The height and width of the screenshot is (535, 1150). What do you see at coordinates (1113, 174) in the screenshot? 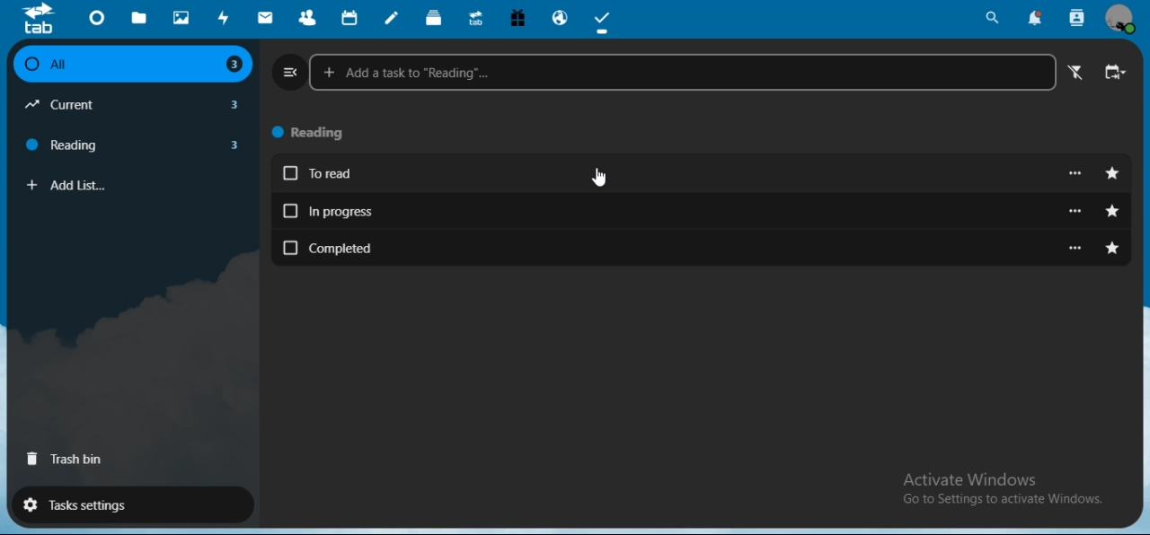
I see `toggle starred` at bounding box center [1113, 174].